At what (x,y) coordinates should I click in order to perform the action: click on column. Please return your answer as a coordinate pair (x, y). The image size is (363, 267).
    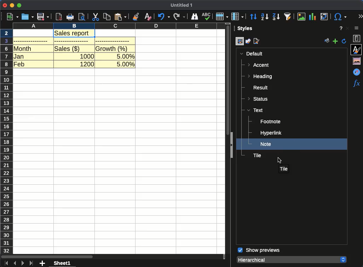
    Looking at the image, I should click on (120, 26).